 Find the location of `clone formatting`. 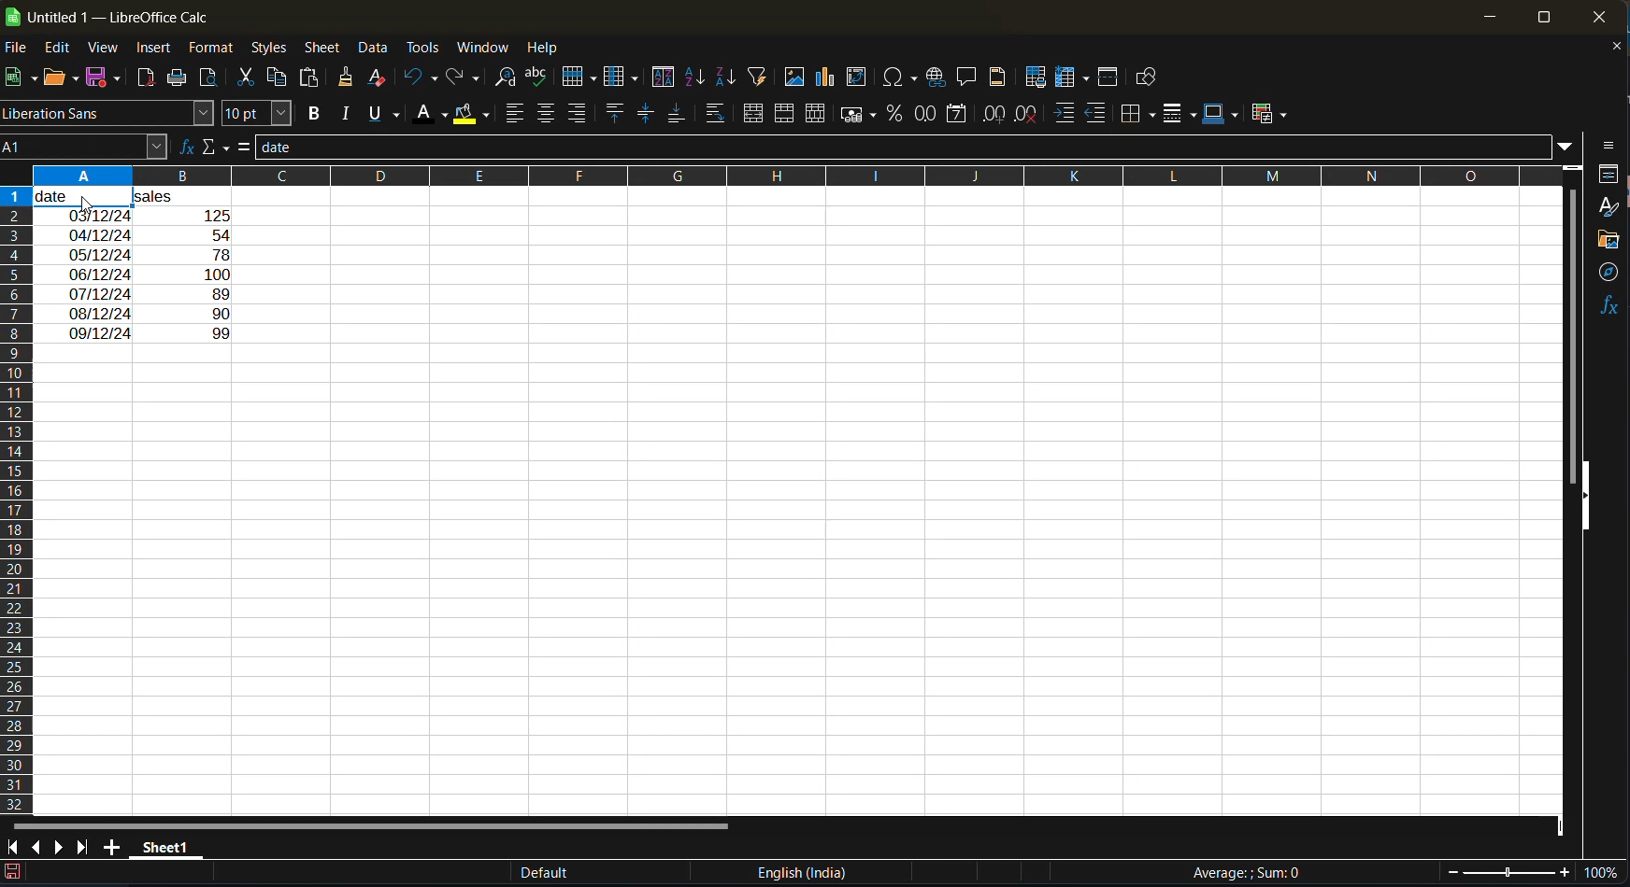

clone formatting is located at coordinates (348, 78).